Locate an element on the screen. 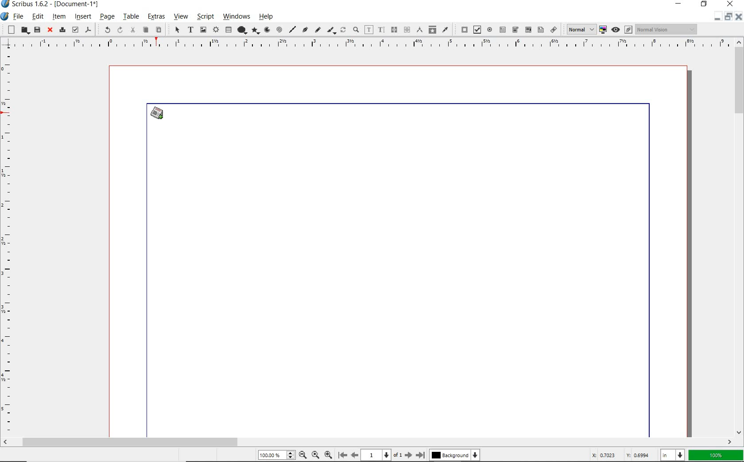 This screenshot has height=462, width=744. 1 of 1 is located at coordinates (382, 455).